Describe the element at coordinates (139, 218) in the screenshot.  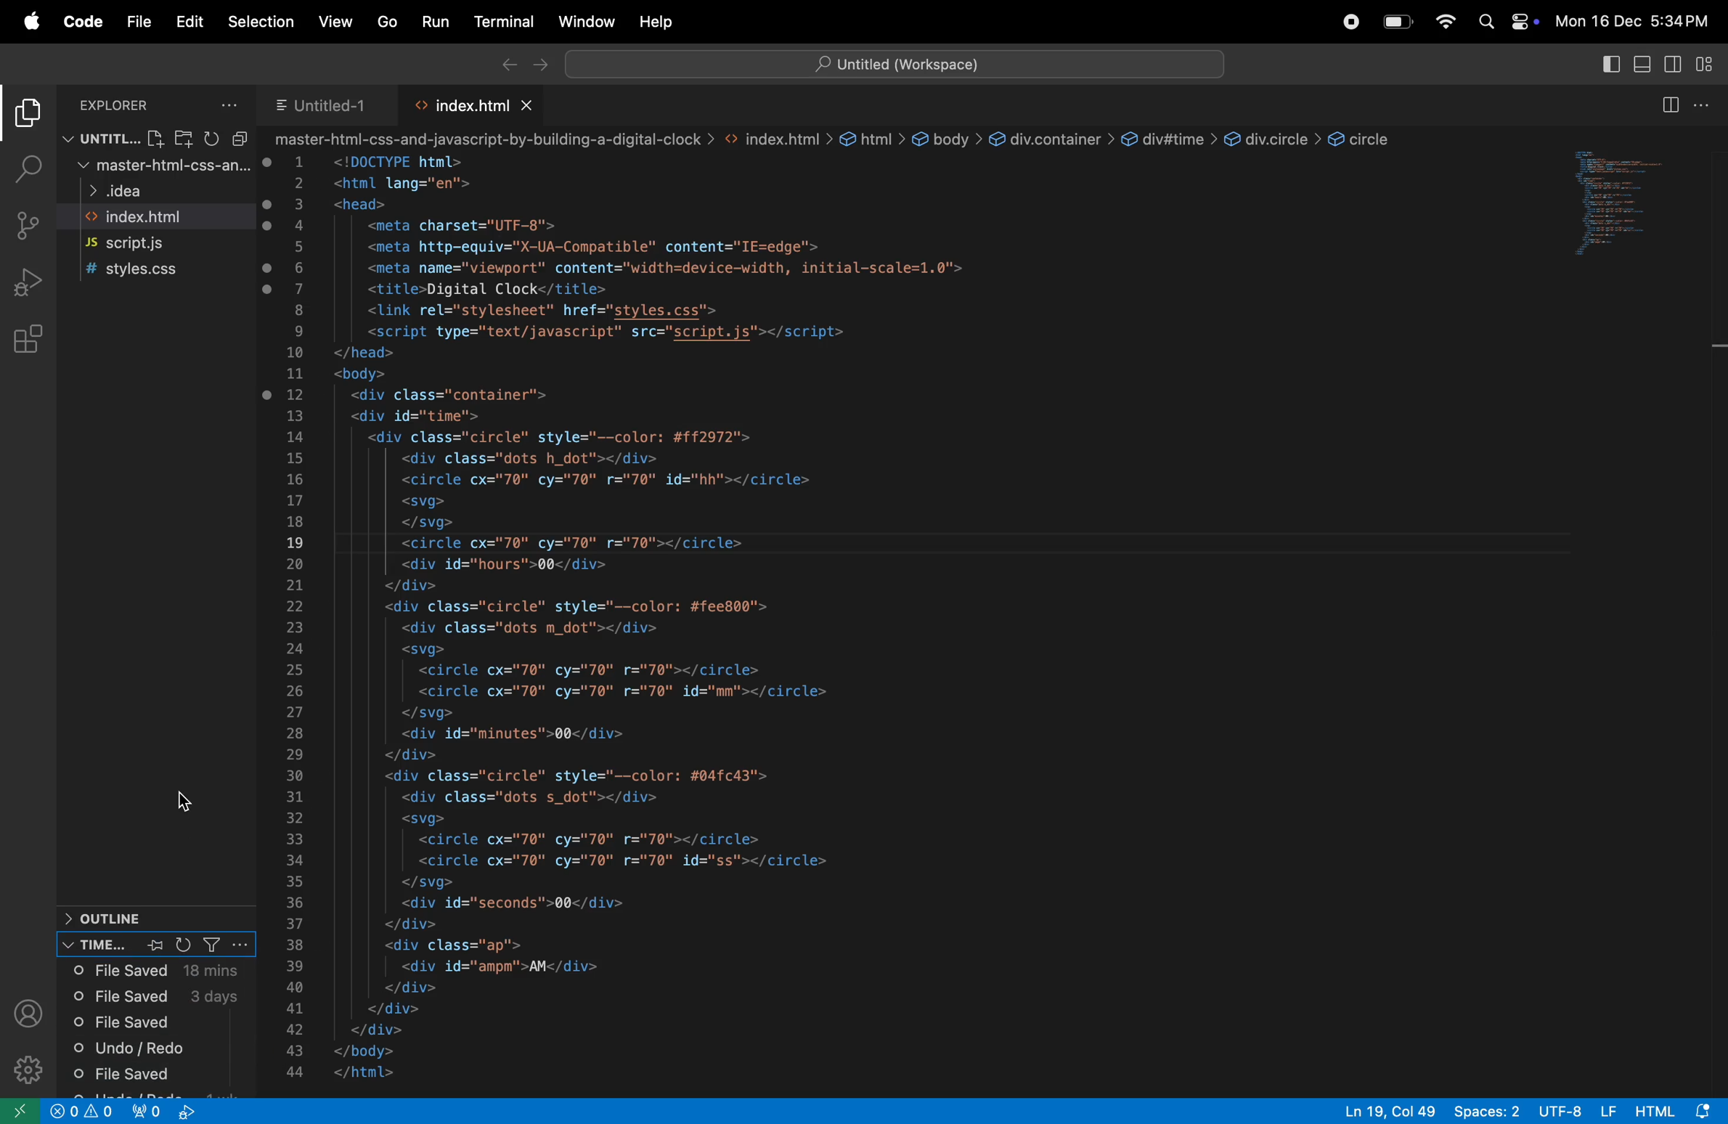
I see `index.html` at that location.